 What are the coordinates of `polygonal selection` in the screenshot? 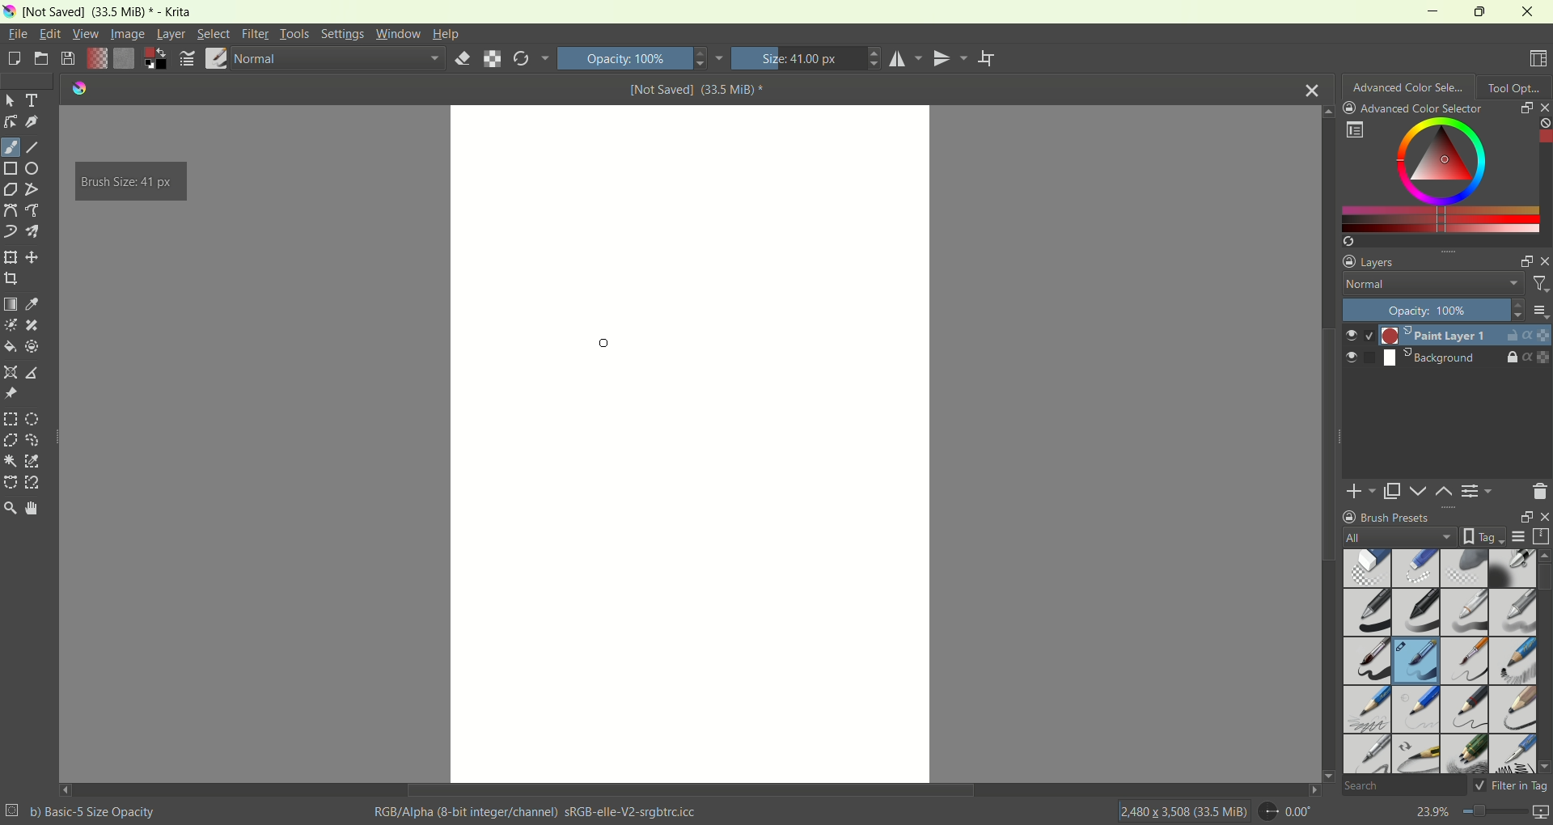 It's located at (11, 440).